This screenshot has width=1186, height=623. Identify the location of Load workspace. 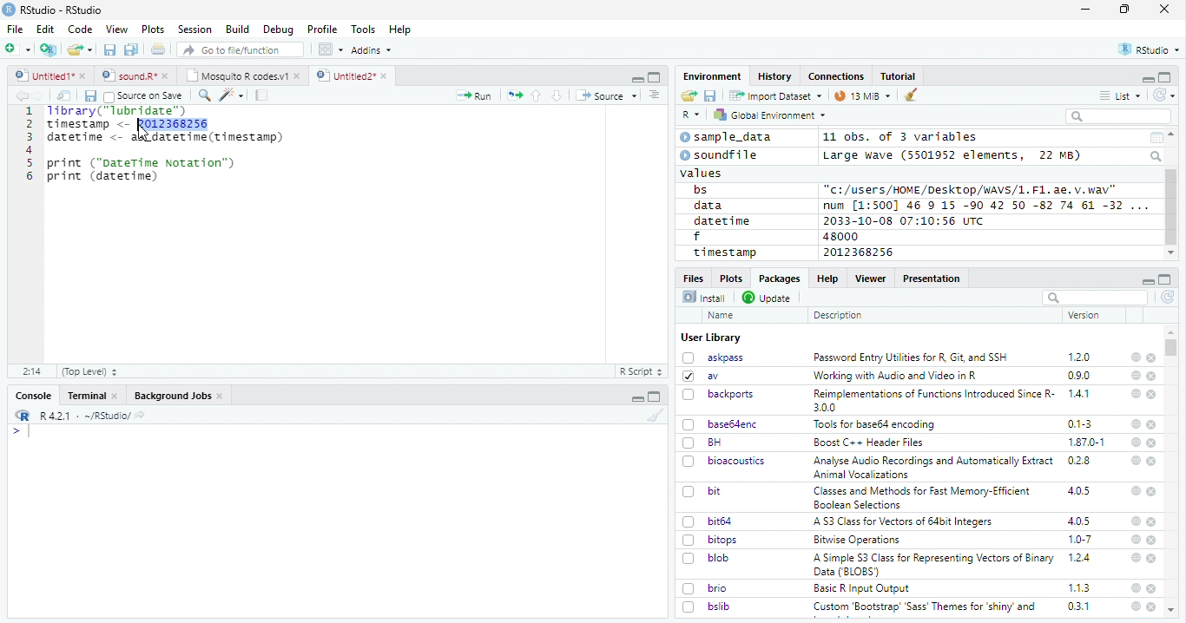
(689, 96).